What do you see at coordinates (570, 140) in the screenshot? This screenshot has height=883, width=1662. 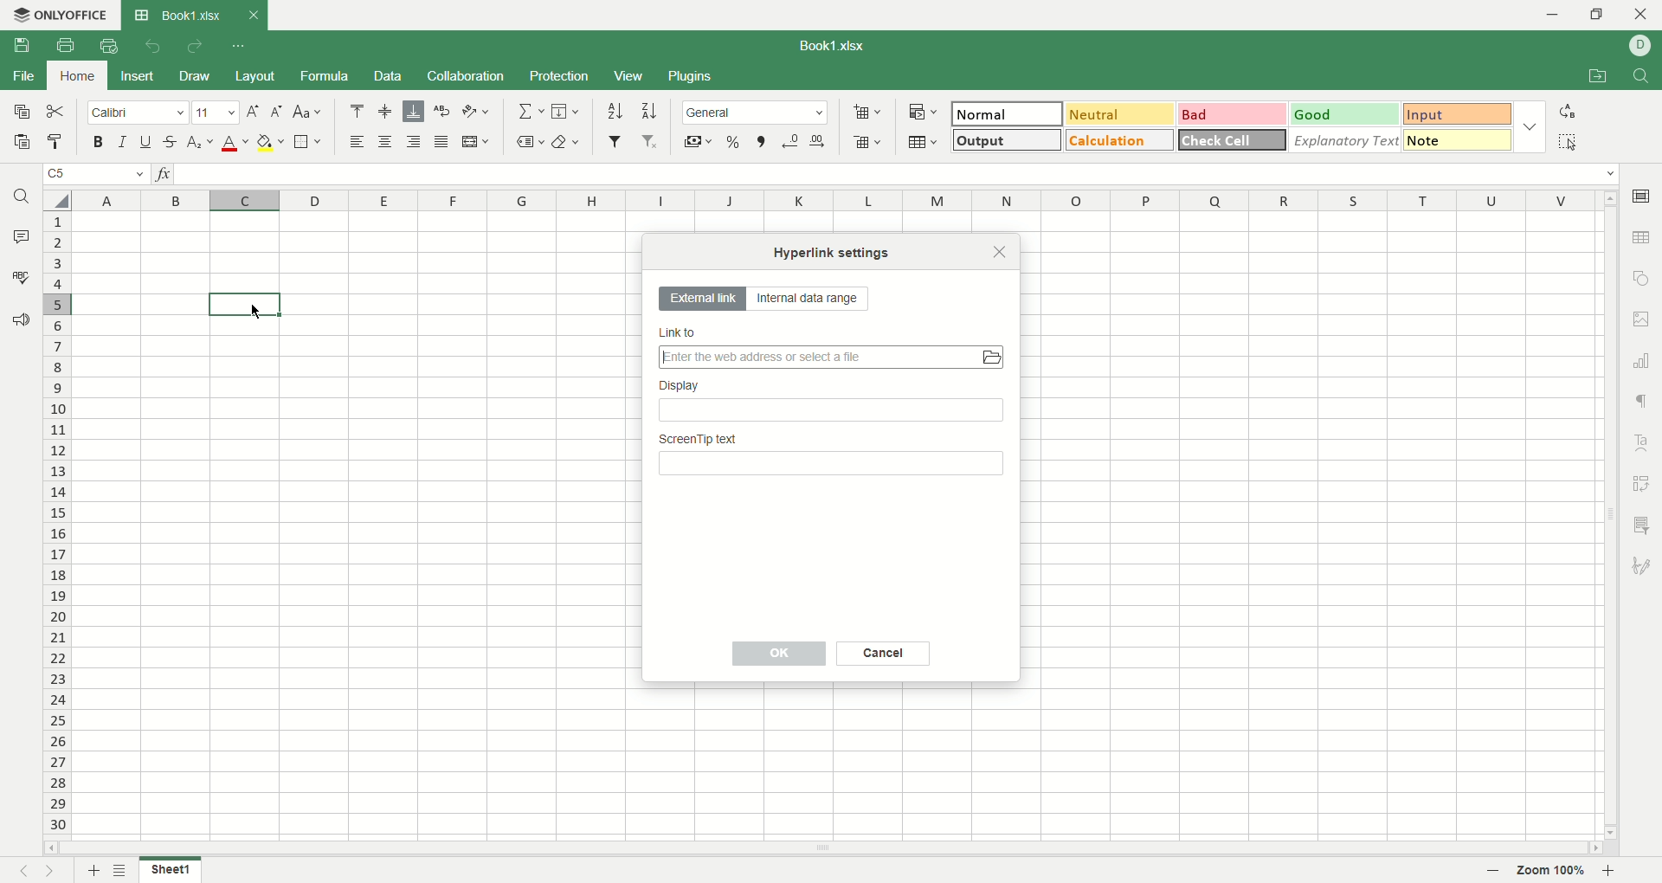 I see `clear` at bounding box center [570, 140].